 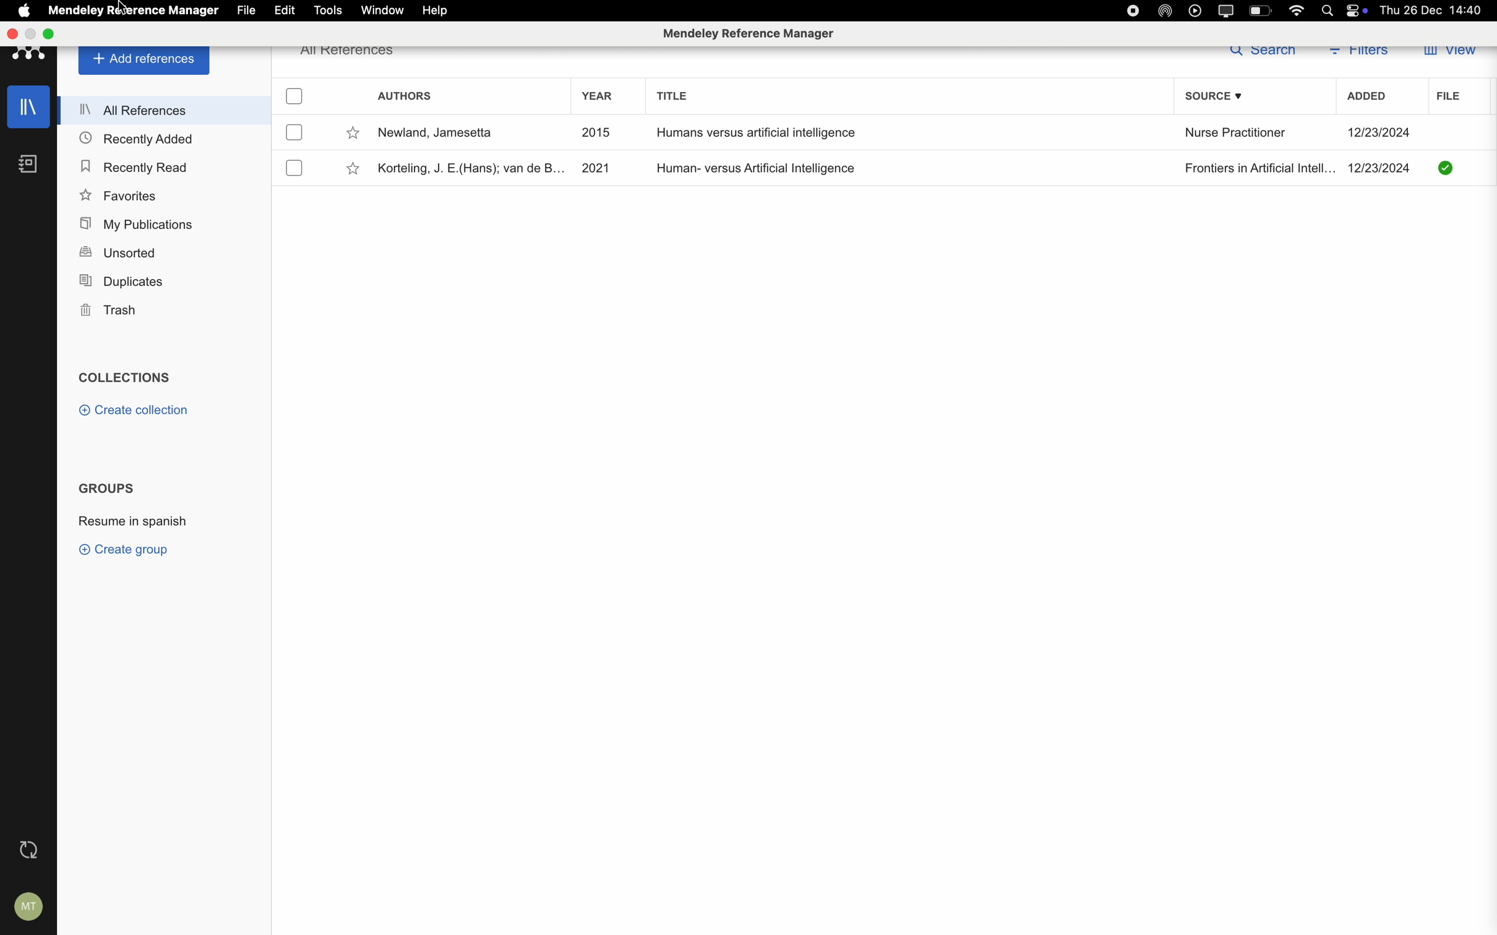 What do you see at coordinates (437, 132) in the screenshot?
I see `Newland, Jamesetta` at bounding box center [437, 132].